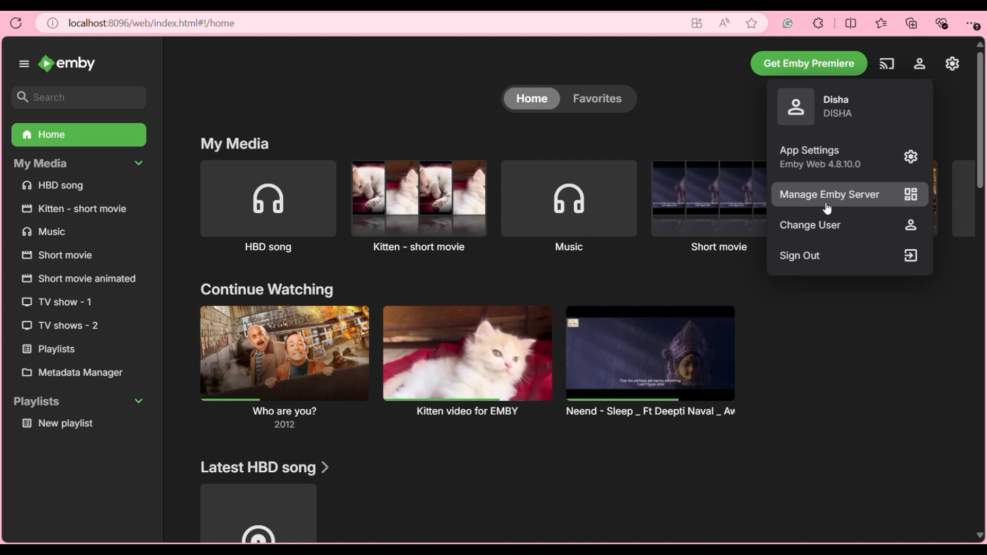  Describe the element at coordinates (920, 63) in the screenshot. I see `Settings` at that location.